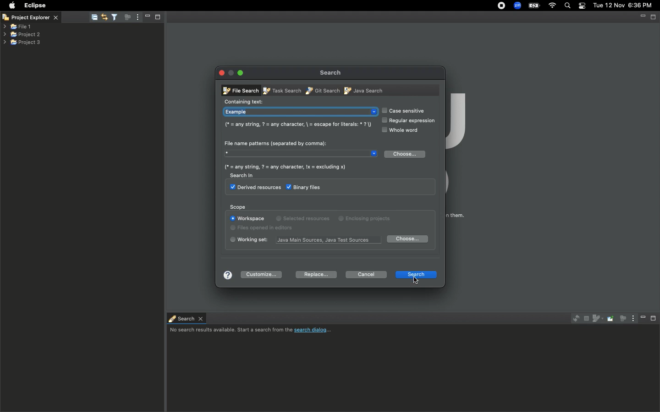 This screenshot has width=660, height=412. What do you see at coordinates (552, 6) in the screenshot?
I see `Internet` at bounding box center [552, 6].